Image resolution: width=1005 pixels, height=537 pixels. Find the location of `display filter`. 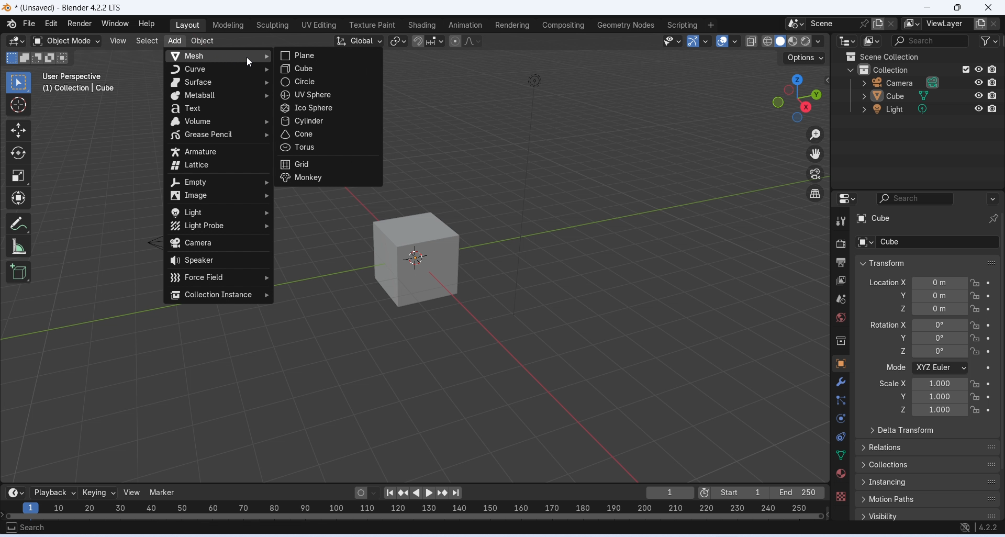

display filter is located at coordinates (915, 198).